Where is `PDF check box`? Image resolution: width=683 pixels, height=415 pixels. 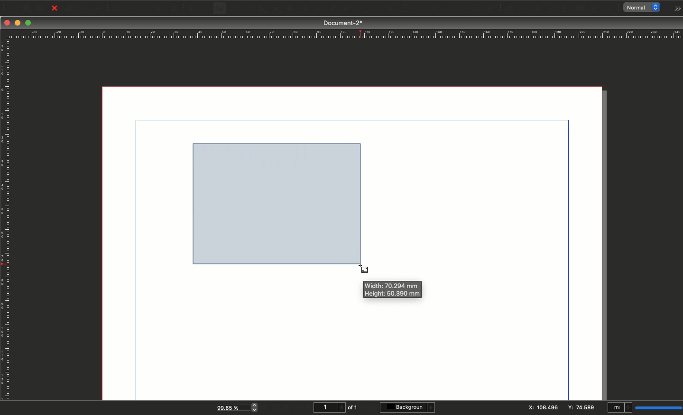
PDF check box is located at coordinates (523, 9).